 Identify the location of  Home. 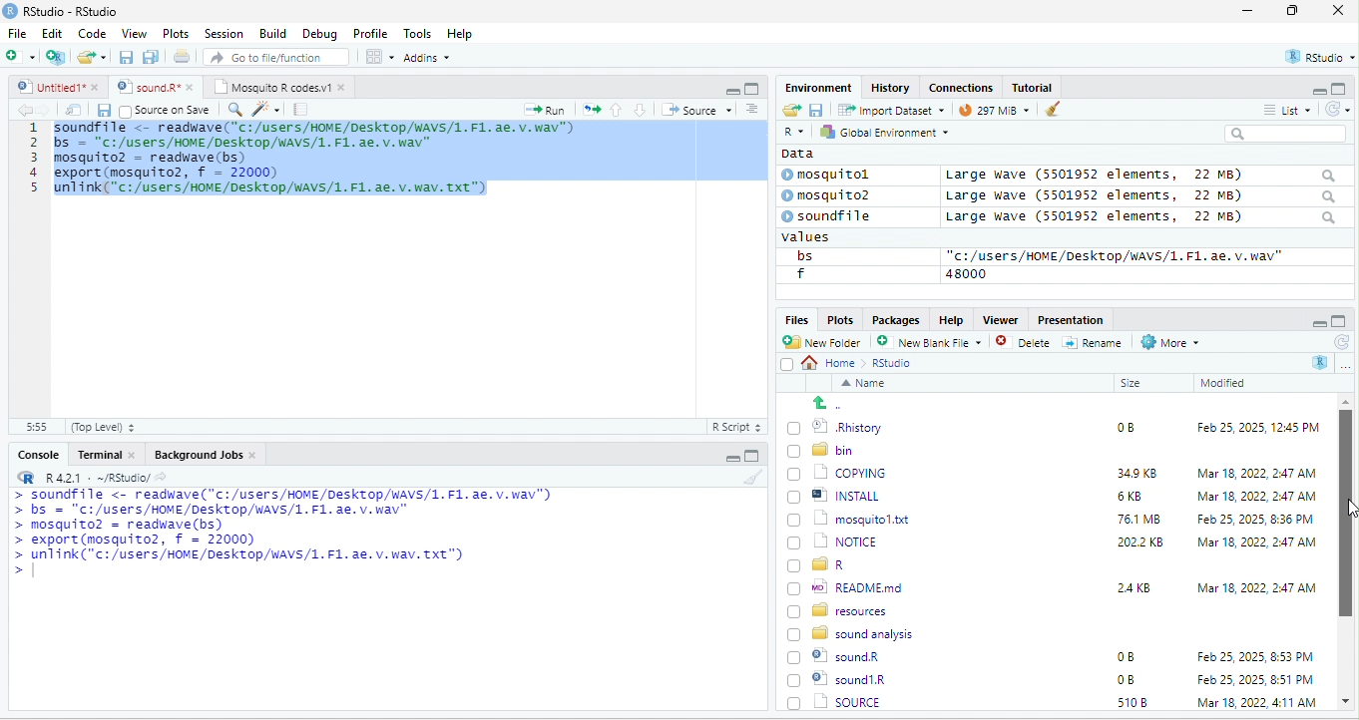
(834, 362).